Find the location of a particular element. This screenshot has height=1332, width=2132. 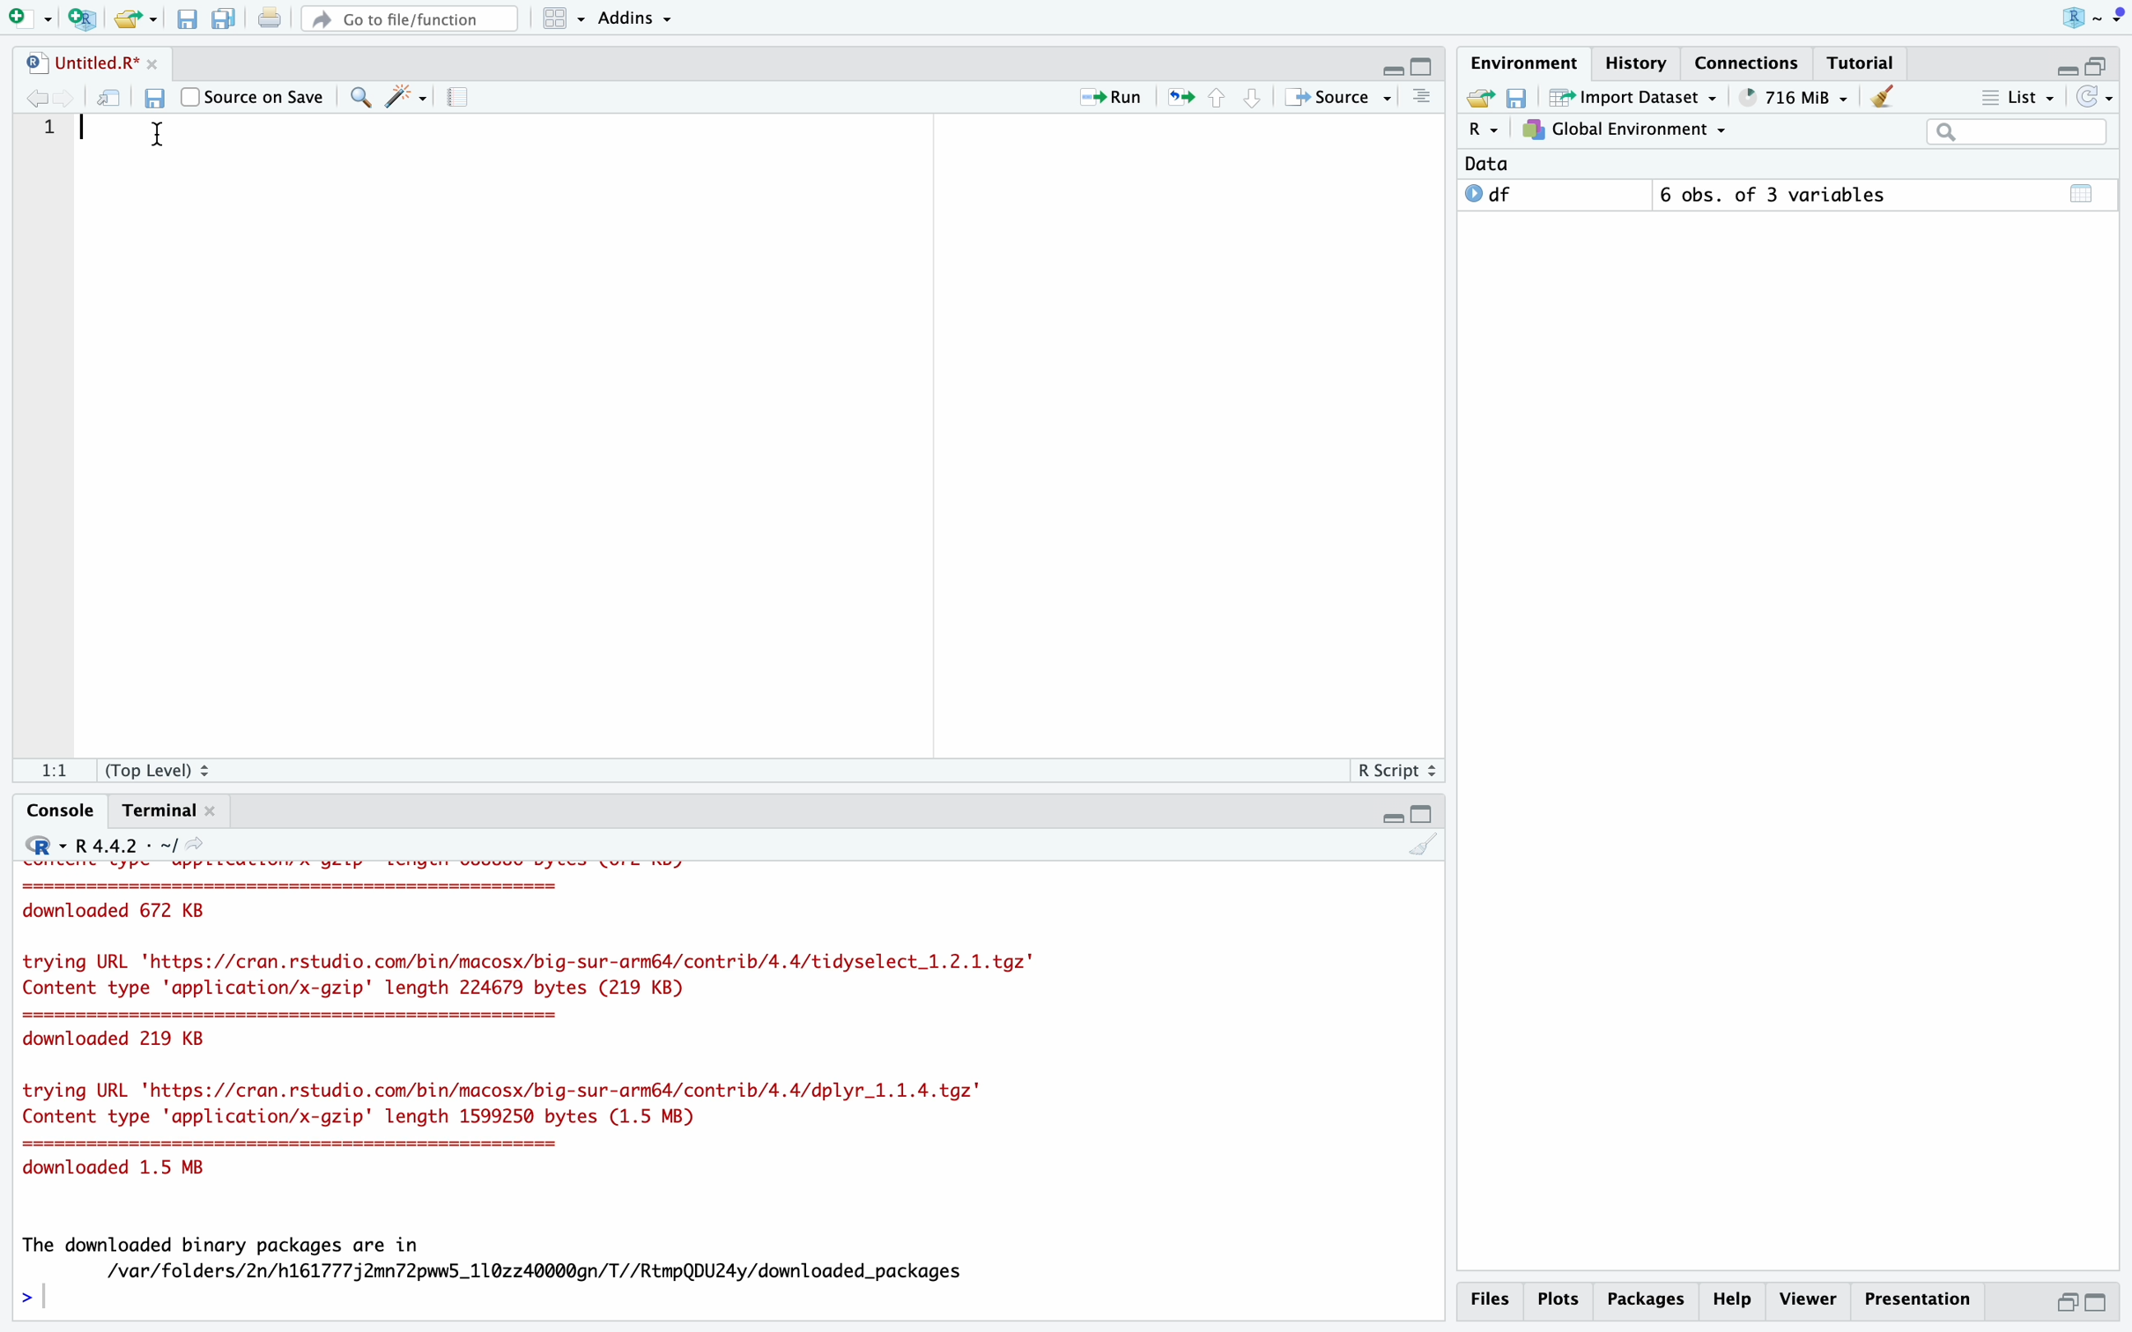

Source on Save is located at coordinates (250, 95).